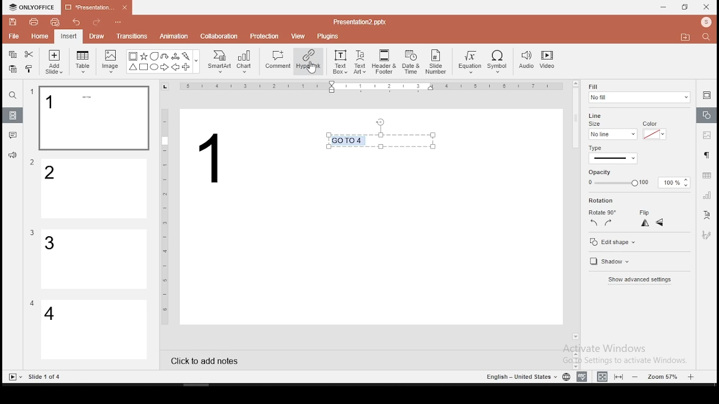 Image resolution: width=719 pixels, height=404 pixels. I want to click on rotate 90 counterclockwise, so click(594, 222).